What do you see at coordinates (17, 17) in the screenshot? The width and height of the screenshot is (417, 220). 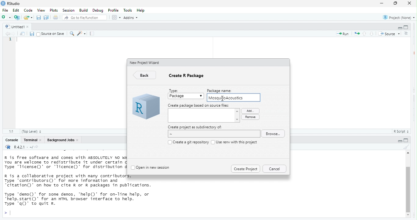 I see `create a project` at bounding box center [17, 17].